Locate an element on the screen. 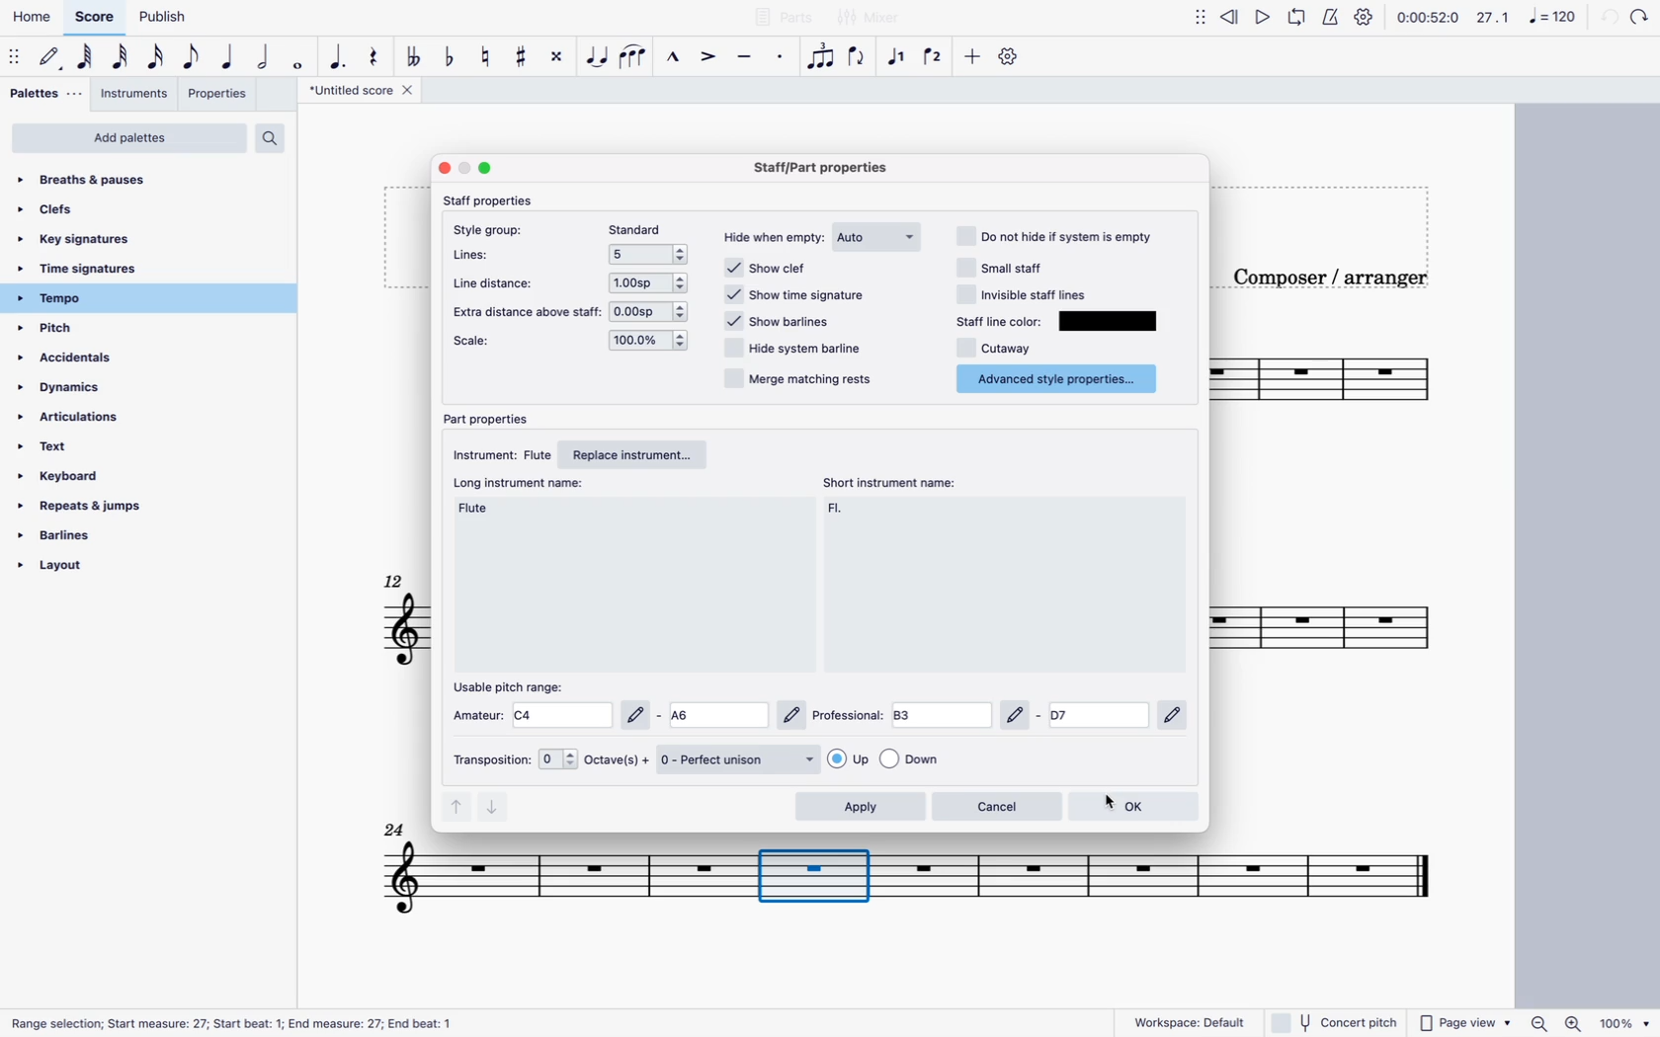 The width and height of the screenshot is (1660, 1037). score is located at coordinates (97, 16).